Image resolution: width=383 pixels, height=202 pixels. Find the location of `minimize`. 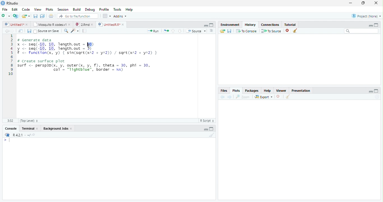

minimize is located at coordinates (371, 92).